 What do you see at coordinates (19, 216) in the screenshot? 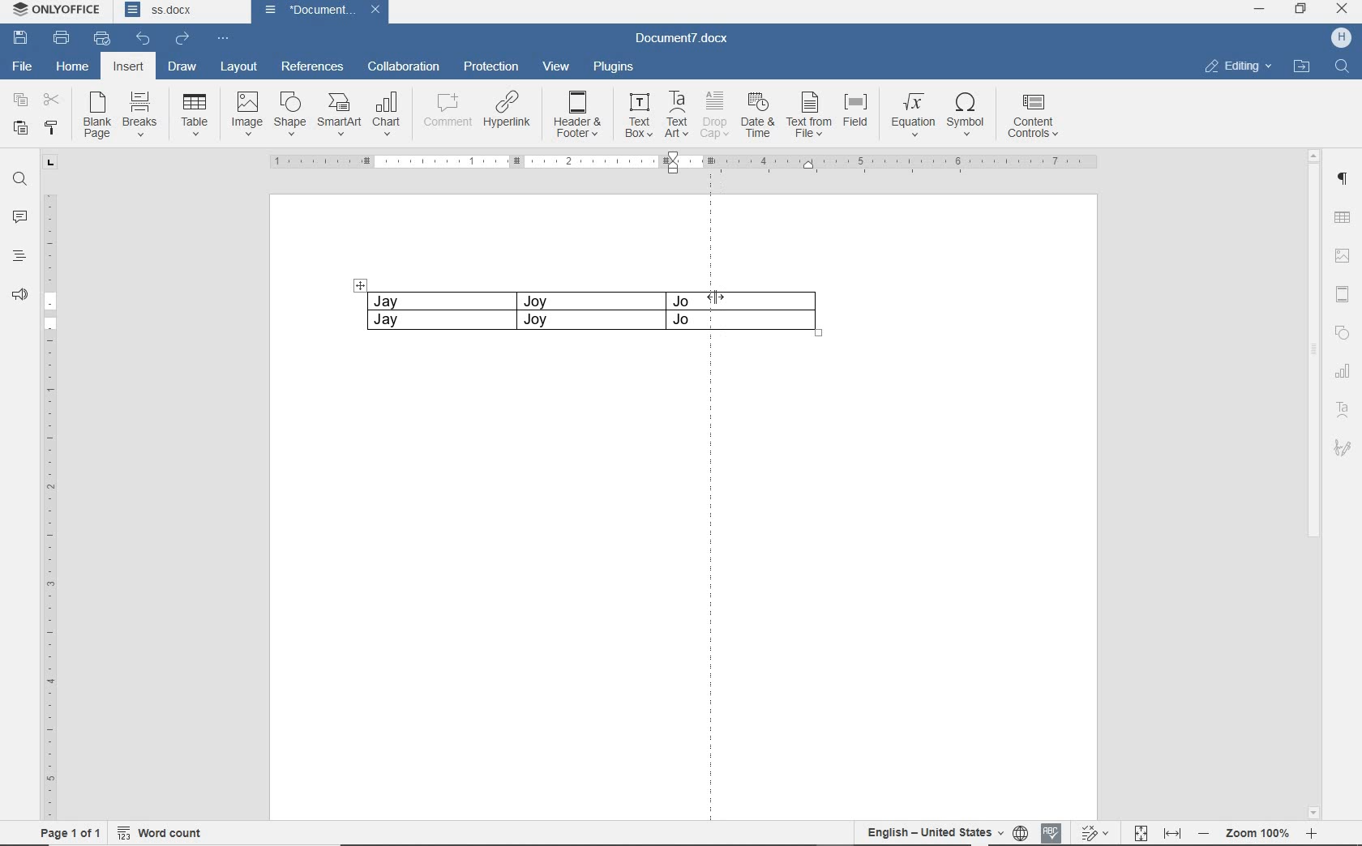
I see `COMMENTS` at bounding box center [19, 216].